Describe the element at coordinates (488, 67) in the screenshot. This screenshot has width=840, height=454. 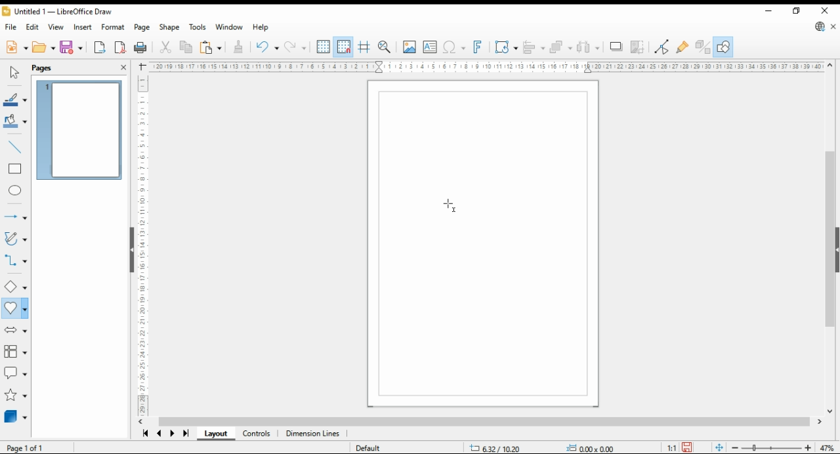
I see `Ruler` at that location.